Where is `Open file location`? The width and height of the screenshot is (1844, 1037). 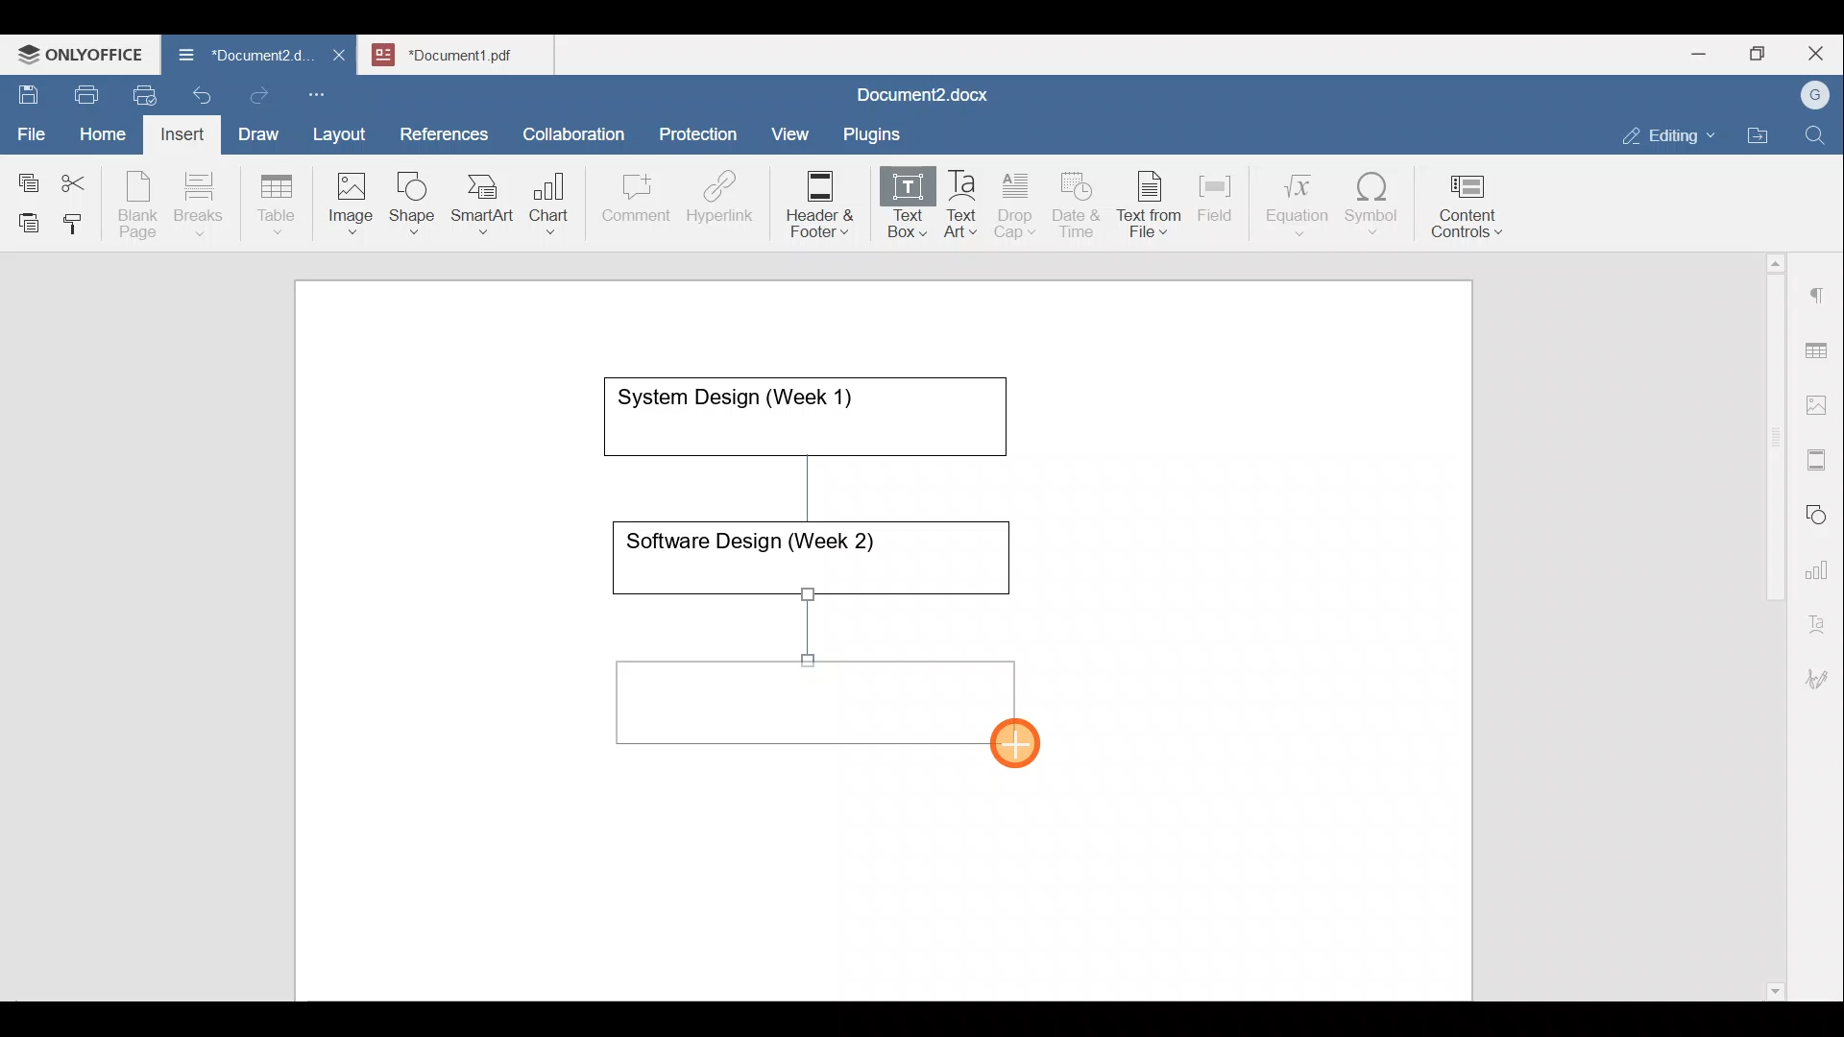
Open file location is located at coordinates (1762, 137).